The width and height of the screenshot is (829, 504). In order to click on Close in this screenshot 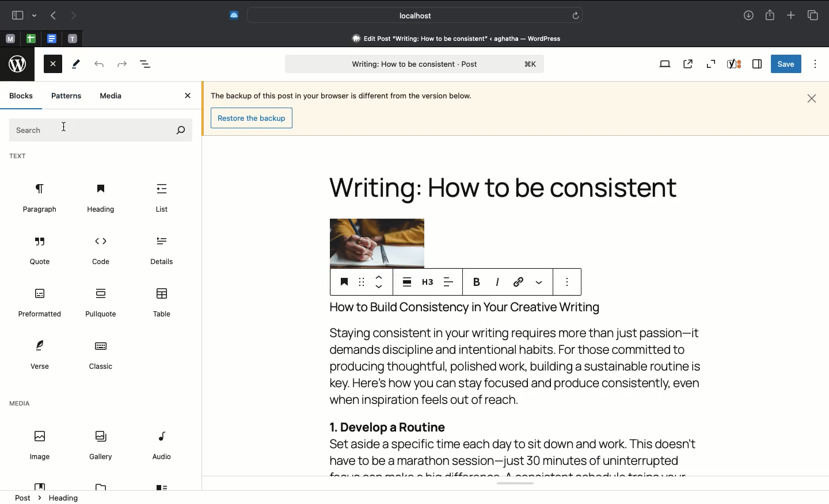, I will do `click(189, 96)`.